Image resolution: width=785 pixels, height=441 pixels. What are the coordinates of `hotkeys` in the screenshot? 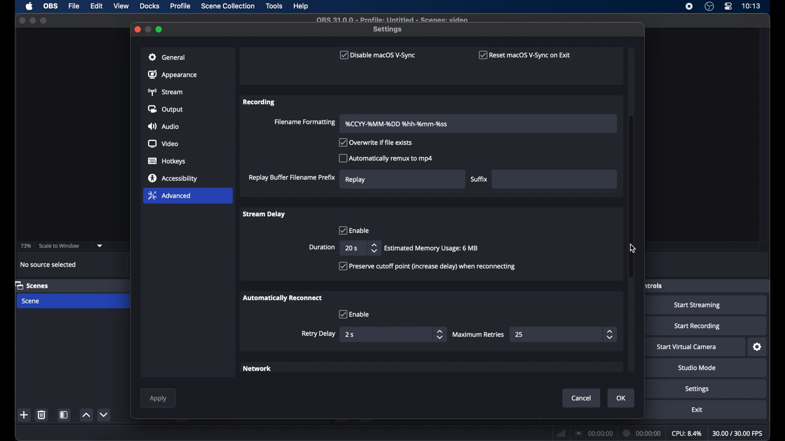 It's located at (167, 161).